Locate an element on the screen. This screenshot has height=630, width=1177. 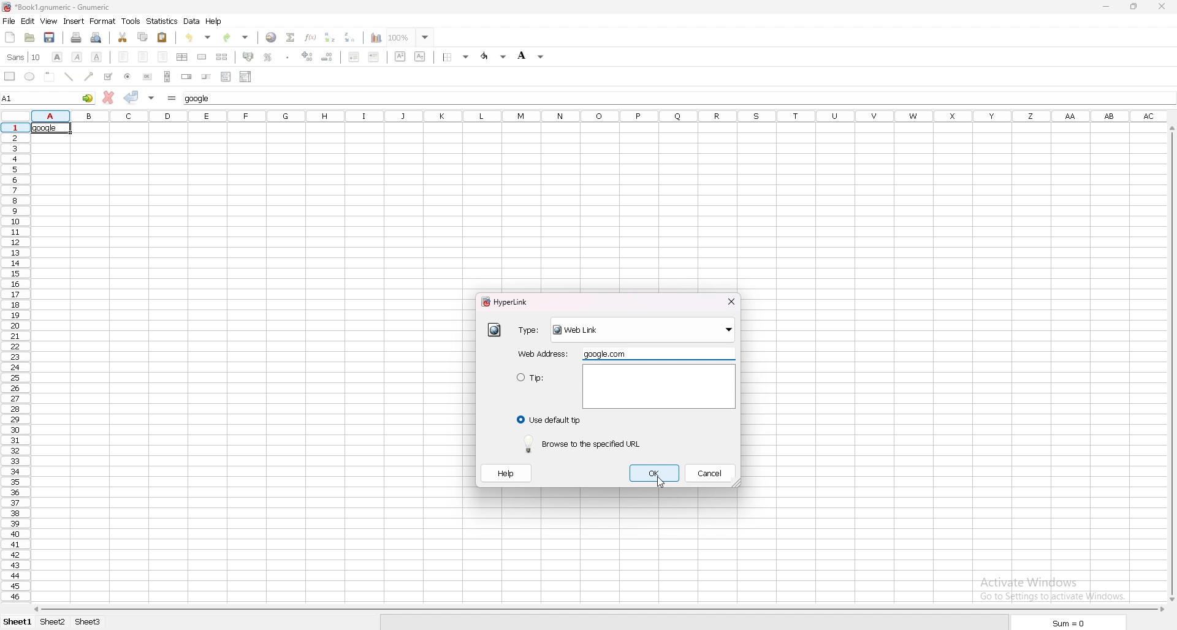
accept changes in multple cell is located at coordinates (153, 98).